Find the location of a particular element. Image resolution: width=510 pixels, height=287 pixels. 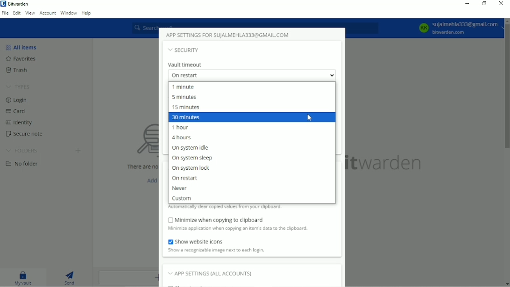

Vault timeout is located at coordinates (185, 65).